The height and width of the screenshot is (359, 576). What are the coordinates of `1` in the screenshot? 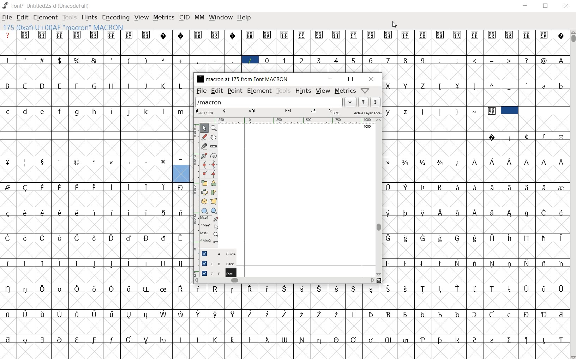 It's located at (285, 60).